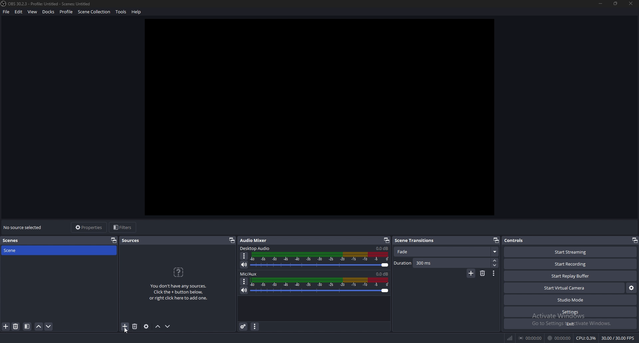 The height and width of the screenshot is (343, 639). I want to click on cpu, so click(586, 338).